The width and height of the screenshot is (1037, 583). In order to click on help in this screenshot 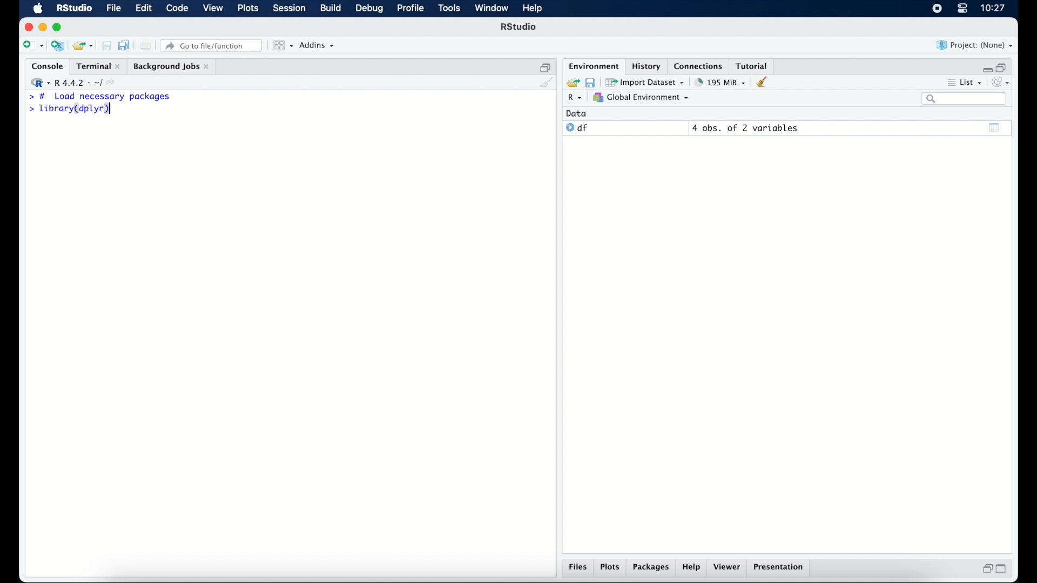, I will do `click(691, 568)`.